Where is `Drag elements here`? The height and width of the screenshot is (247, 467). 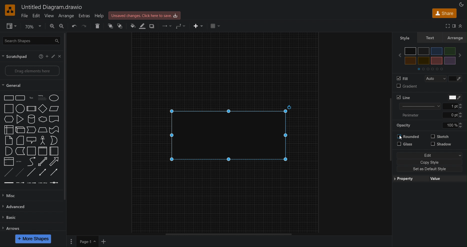 Drag elements here is located at coordinates (29, 71).